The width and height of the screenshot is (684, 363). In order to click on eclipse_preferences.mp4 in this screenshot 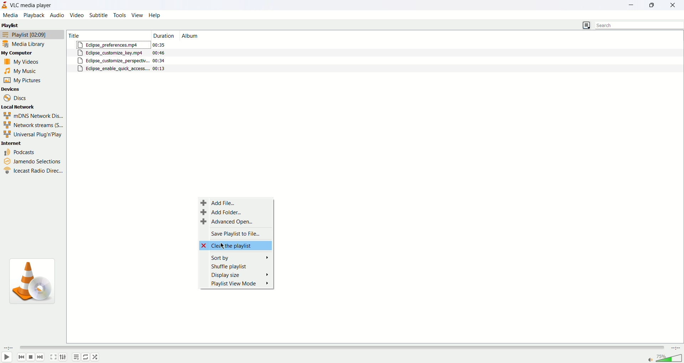, I will do `click(112, 45)`.